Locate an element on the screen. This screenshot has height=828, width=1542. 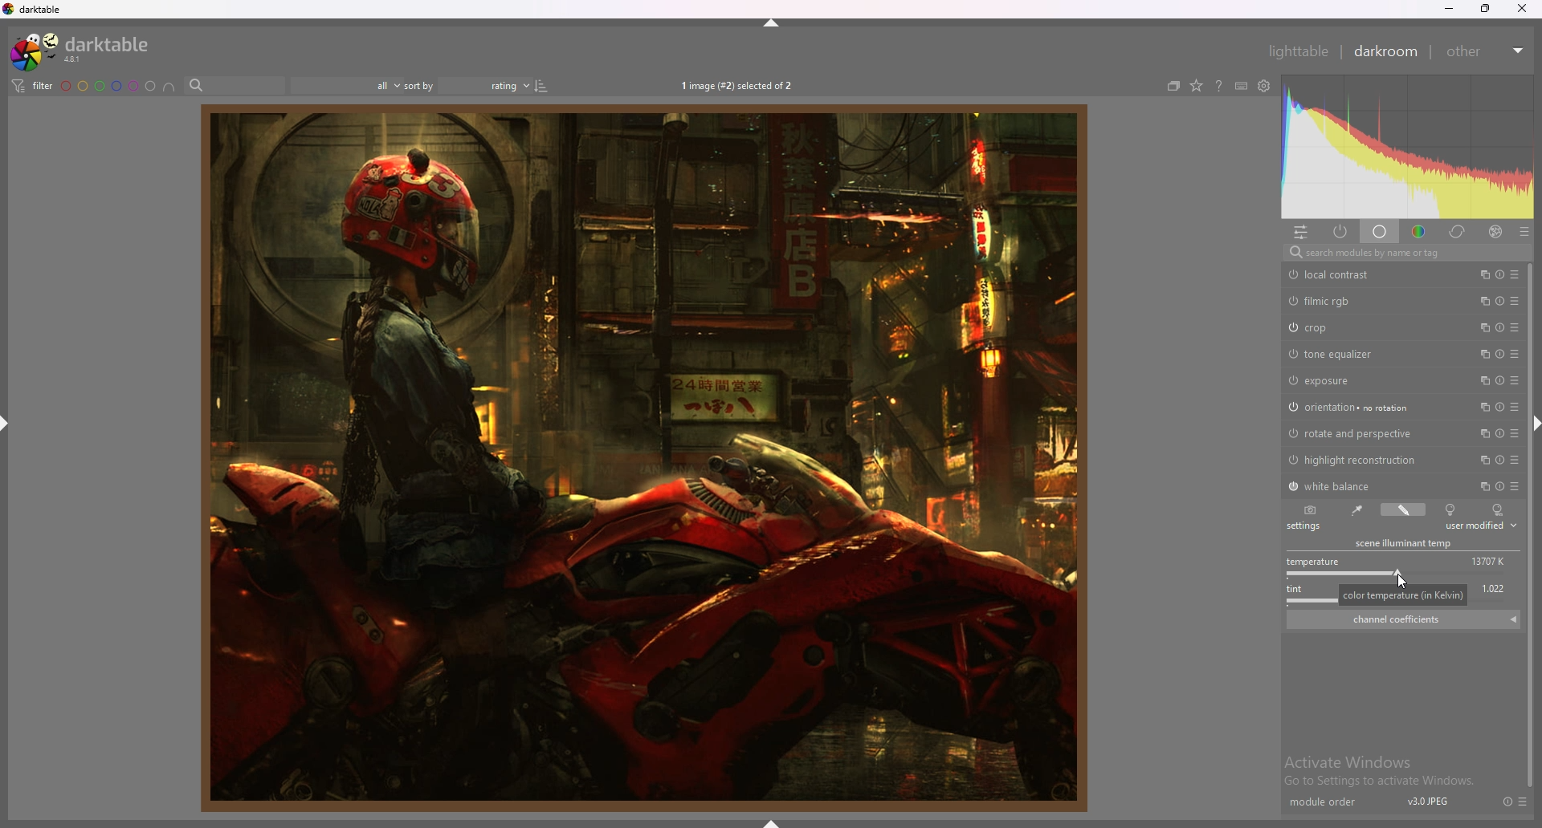
reset is located at coordinates (1500, 301).